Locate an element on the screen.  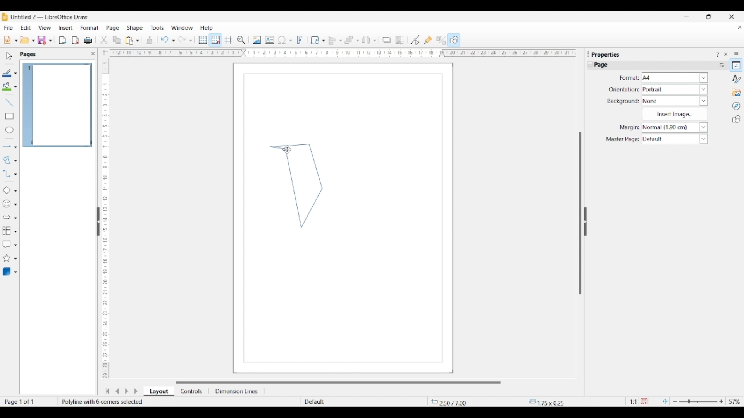
Line color options is located at coordinates (15, 74).